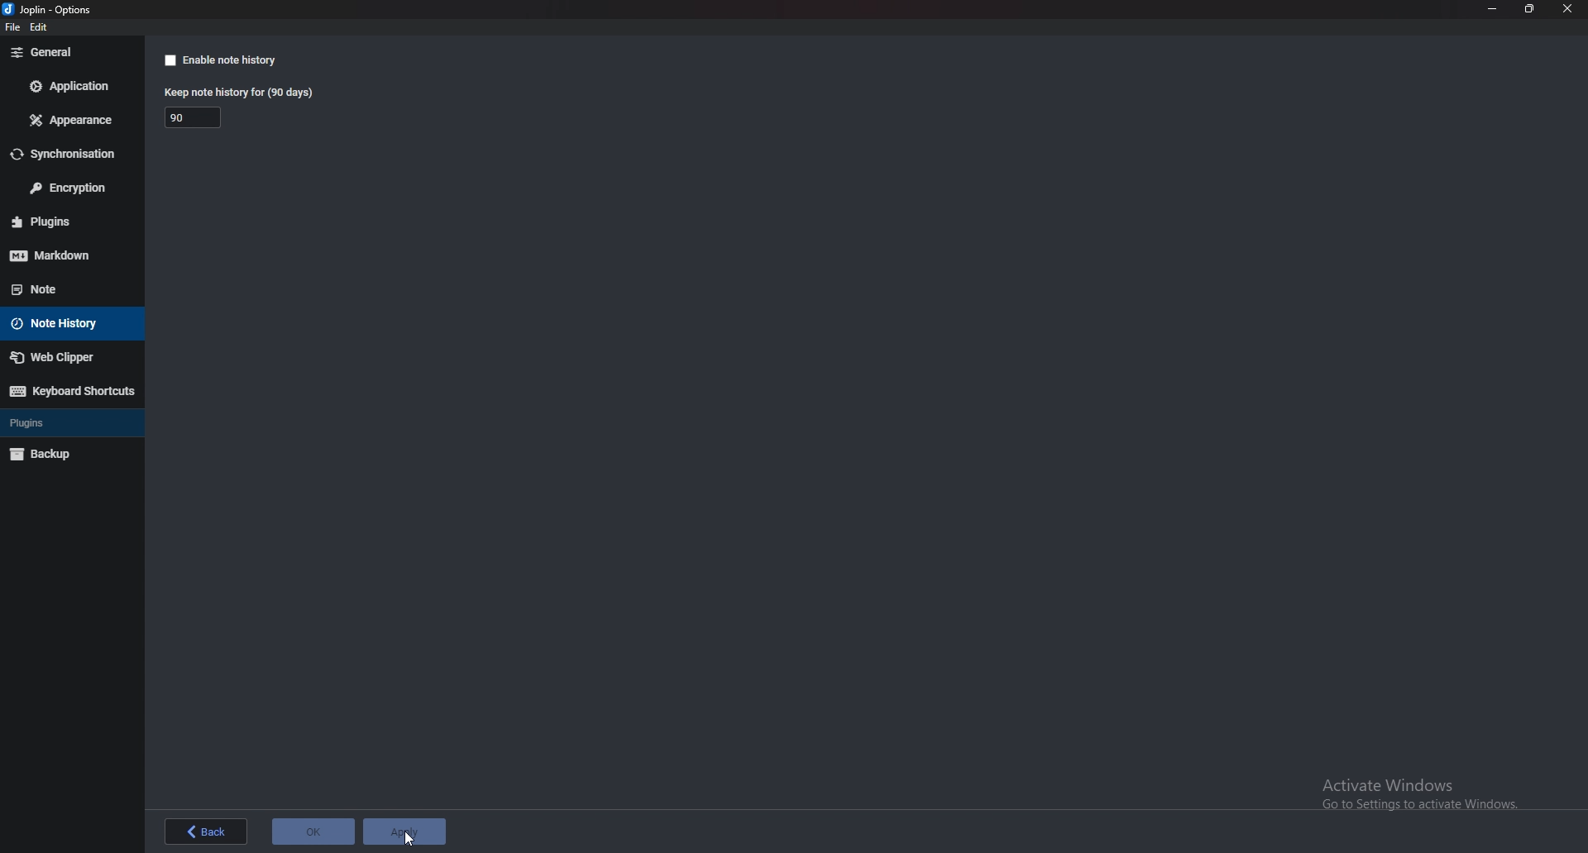 This screenshot has height=853, width=1588. What do you see at coordinates (196, 117) in the screenshot?
I see `Keep note history for` at bounding box center [196, 117].